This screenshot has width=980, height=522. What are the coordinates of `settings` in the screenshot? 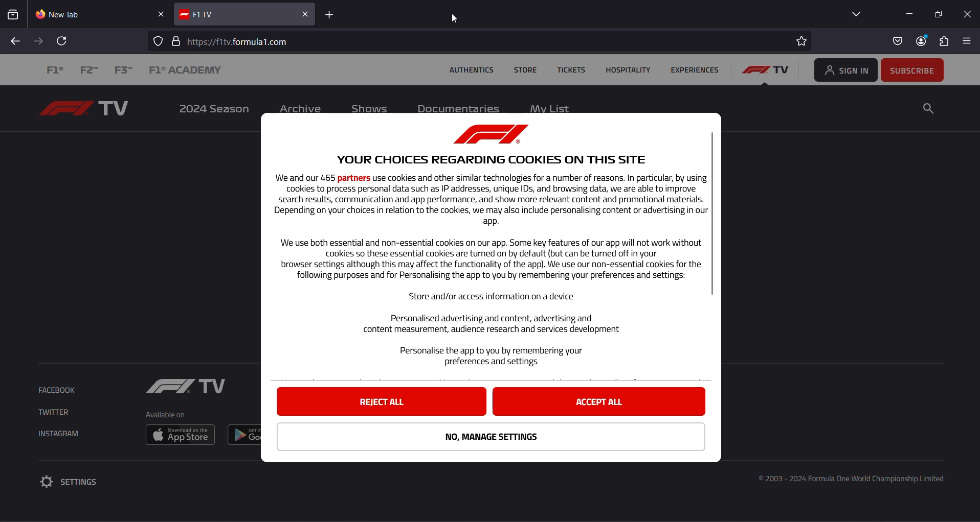 It's located at (77, 482).